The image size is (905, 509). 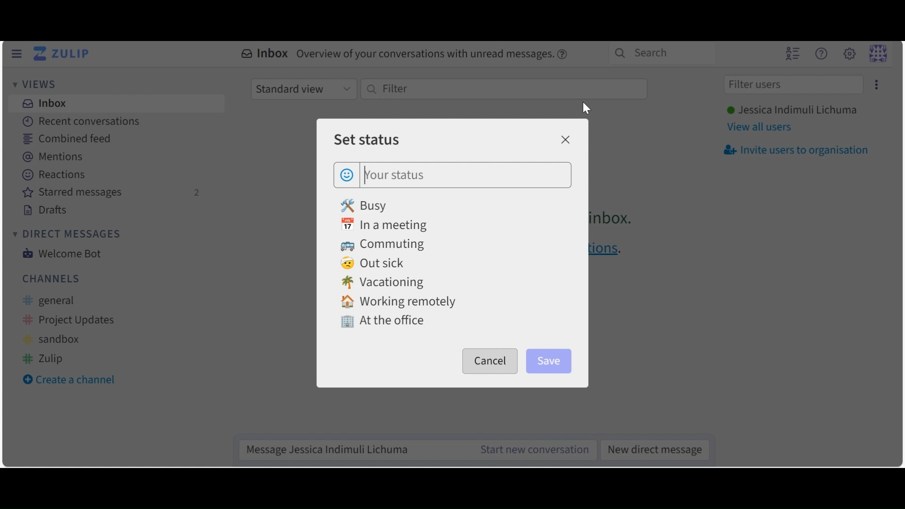 What do you see at coordinates (303, 89) in the screenshot?
I see `Standard user` at bounding box center [303, 89].